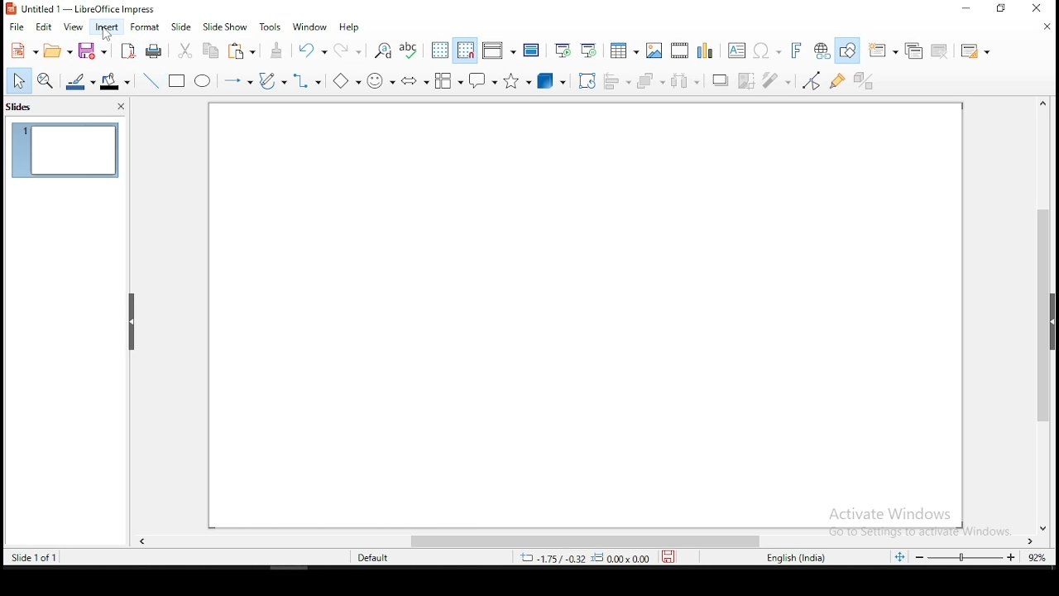 This screenshot has height=596, width=1059. Describe the element at coordinates (448, 79) in the screenshot. I see `flowchart` at that location.